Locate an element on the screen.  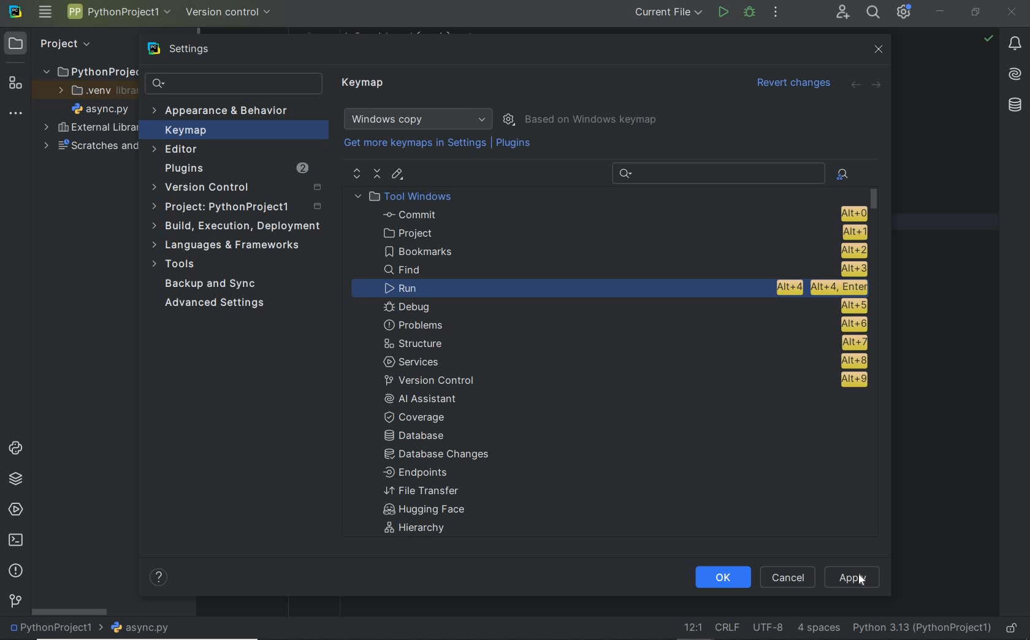
Project is located at coordinates (239, 207).